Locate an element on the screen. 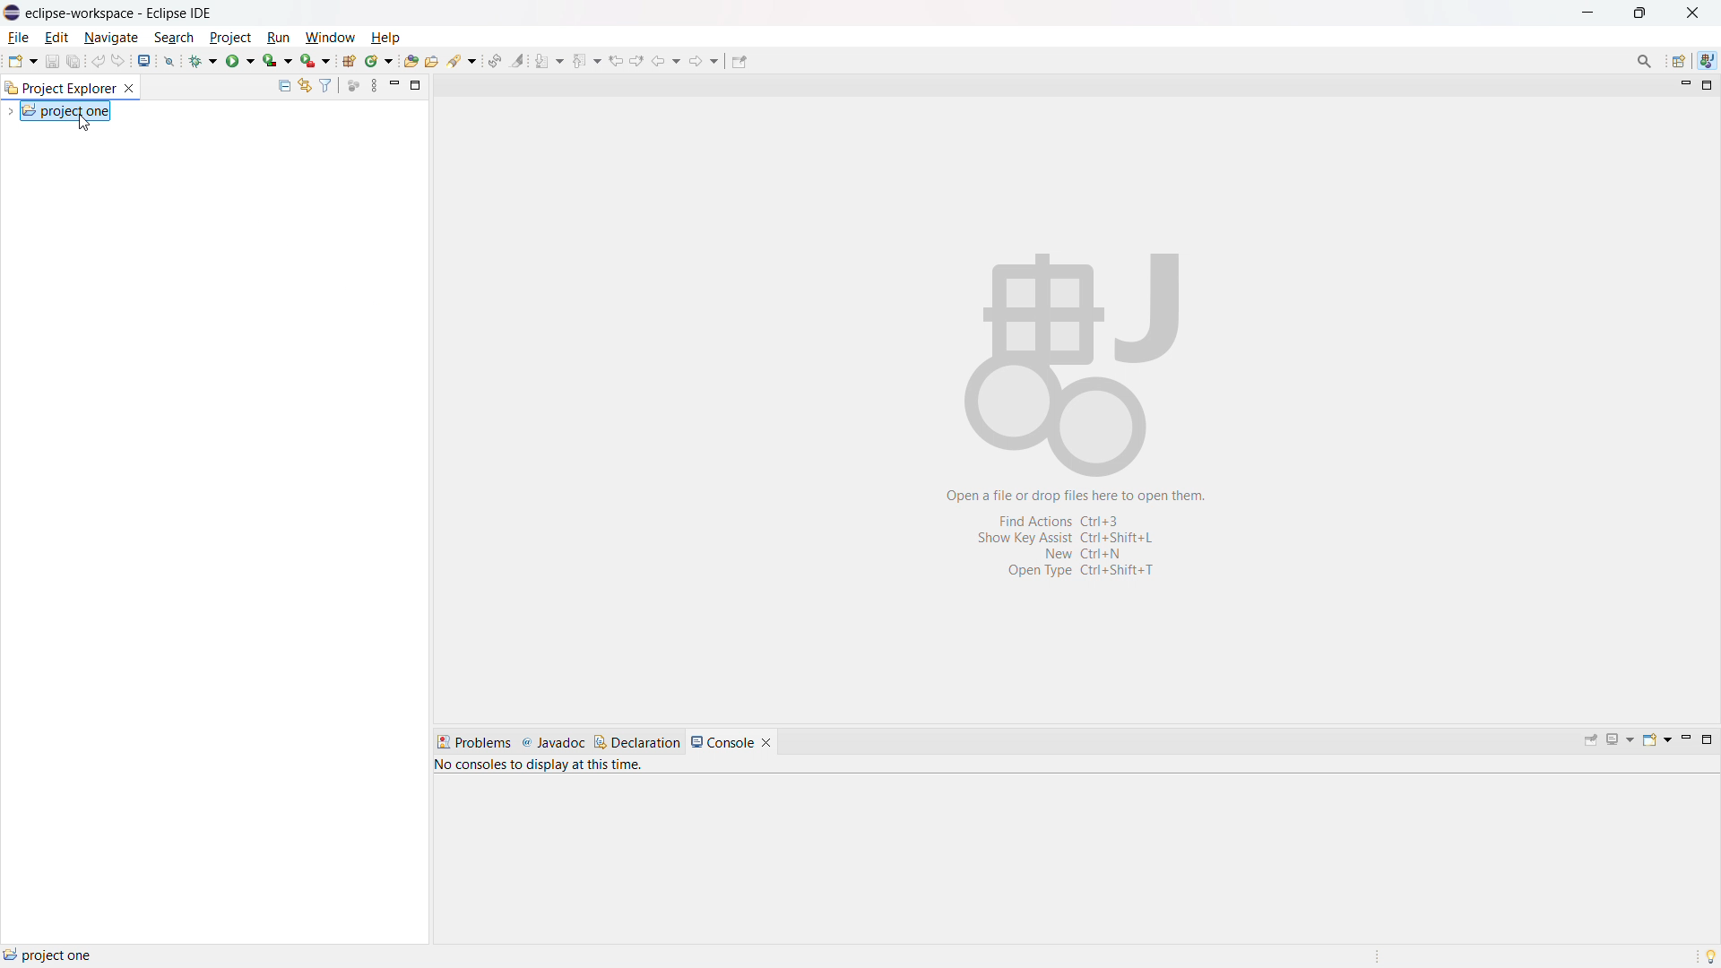  select and deselect filters is located at coordinates (325, 86).